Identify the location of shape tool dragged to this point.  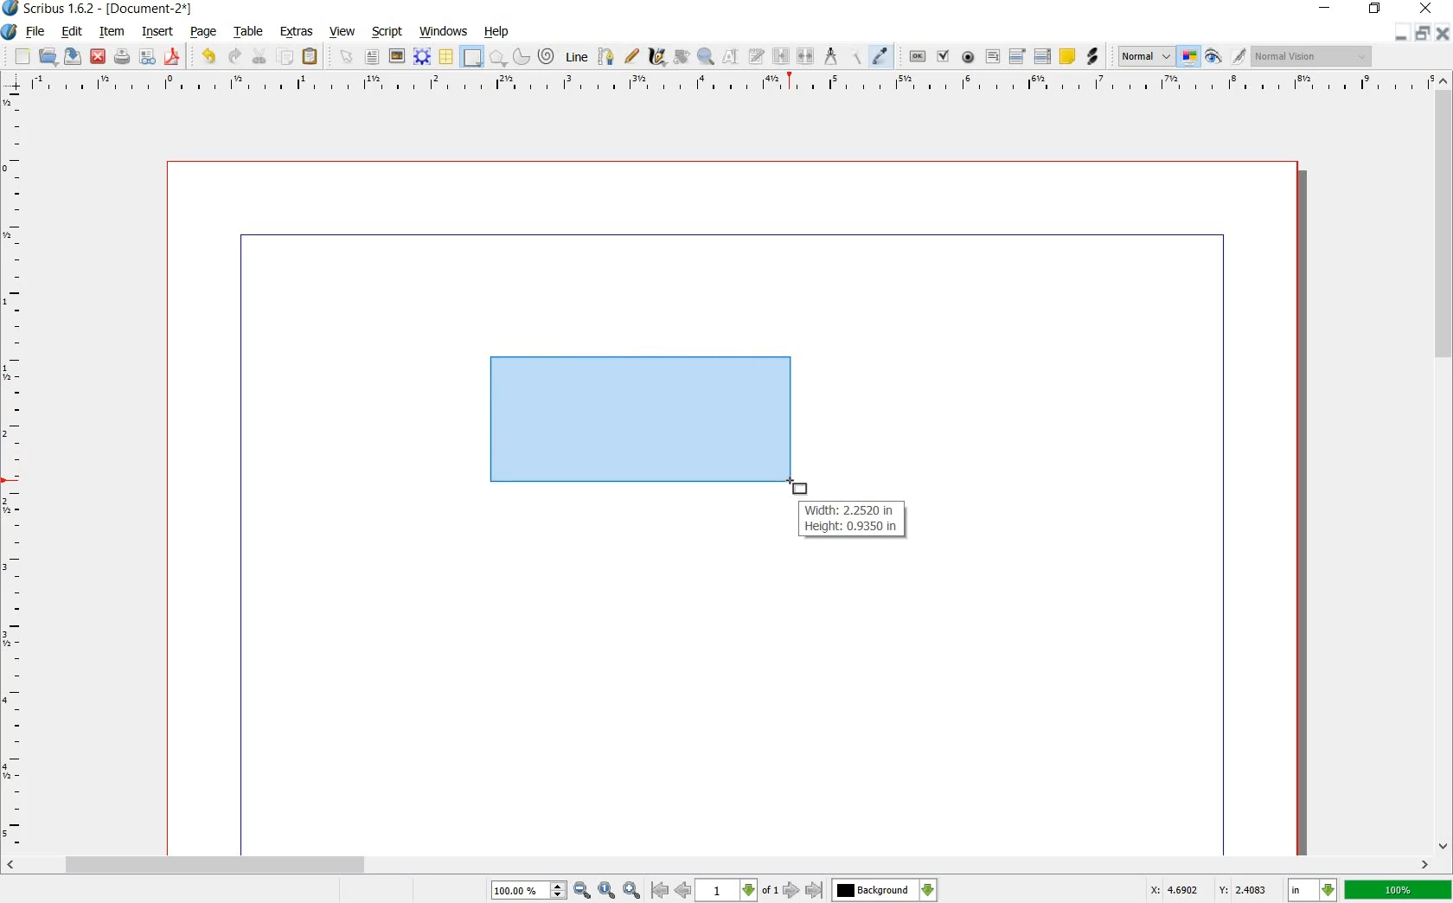
(796, 487).